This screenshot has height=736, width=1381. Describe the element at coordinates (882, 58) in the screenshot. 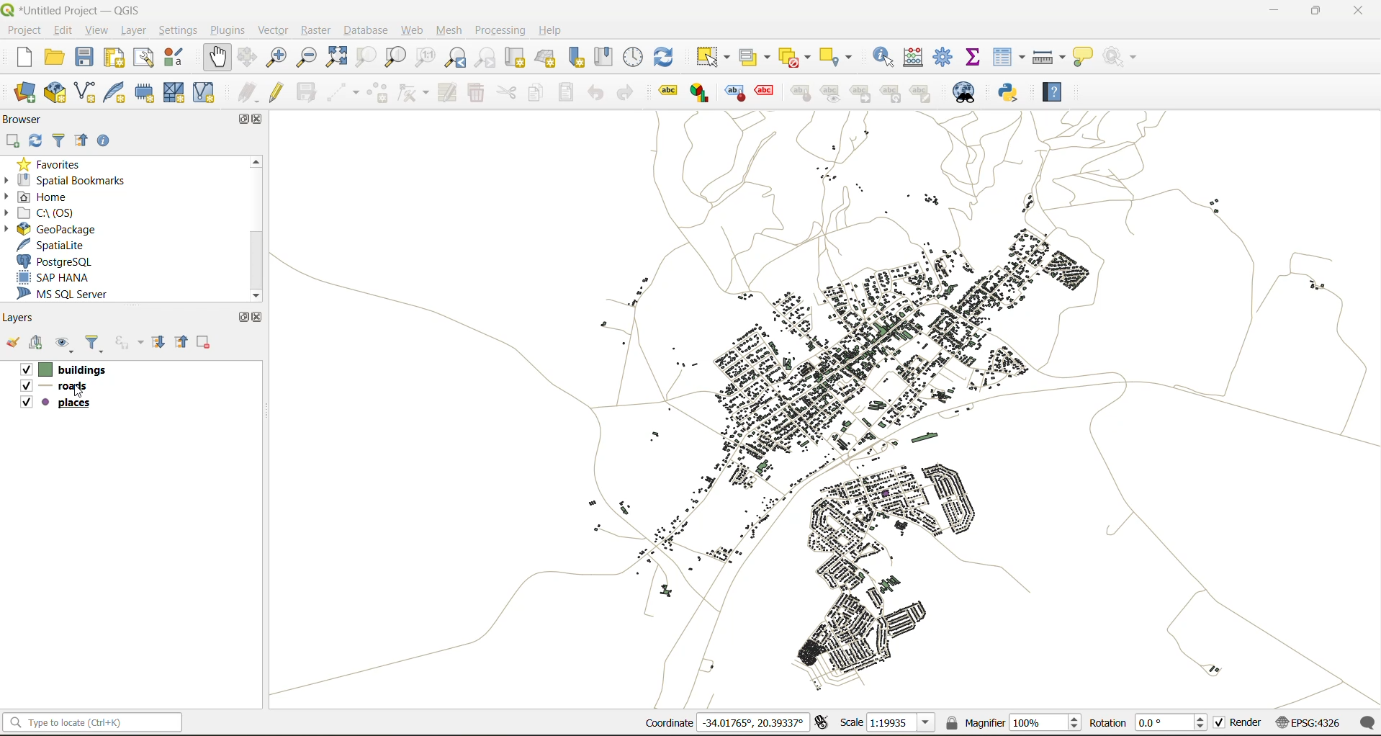

I see `identify features` at that location.